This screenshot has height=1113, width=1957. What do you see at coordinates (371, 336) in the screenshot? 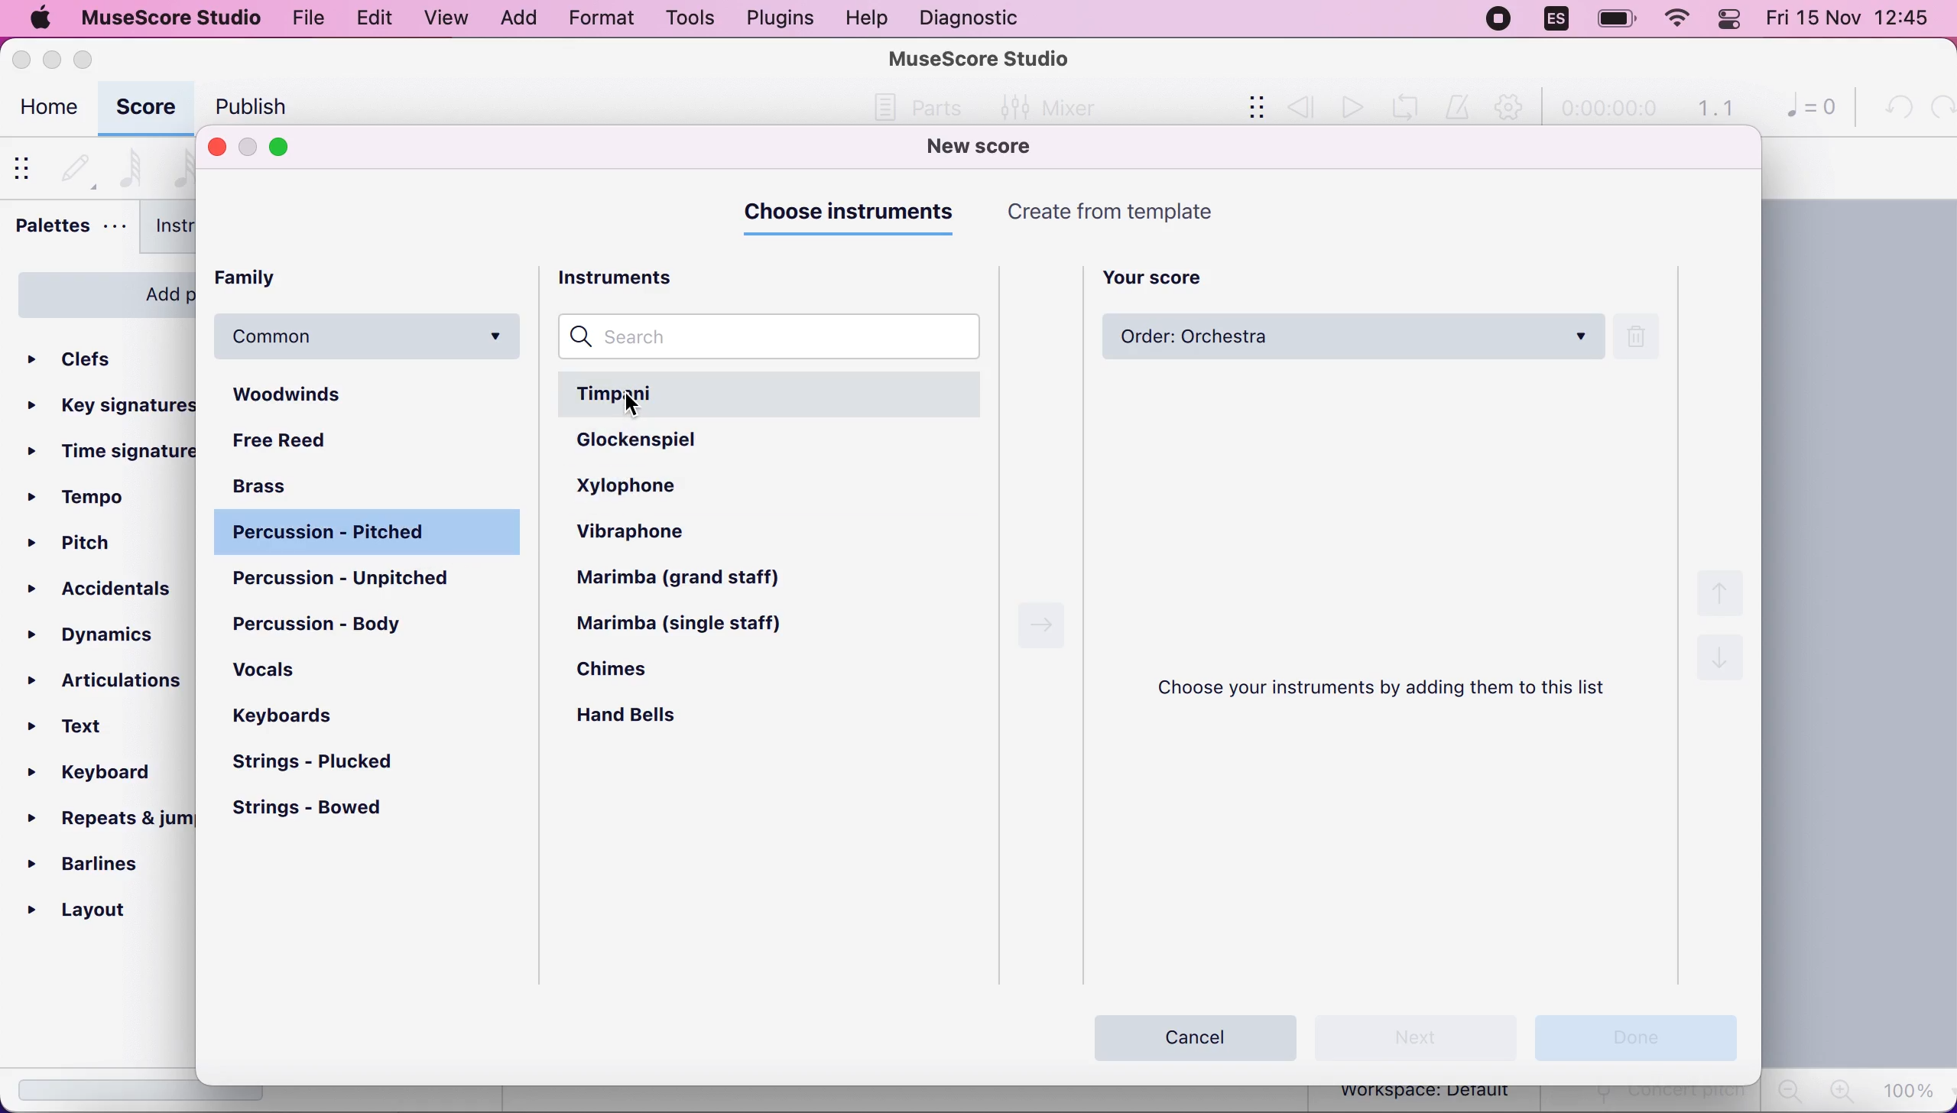
I see `common` at bounding box center [371, 336].